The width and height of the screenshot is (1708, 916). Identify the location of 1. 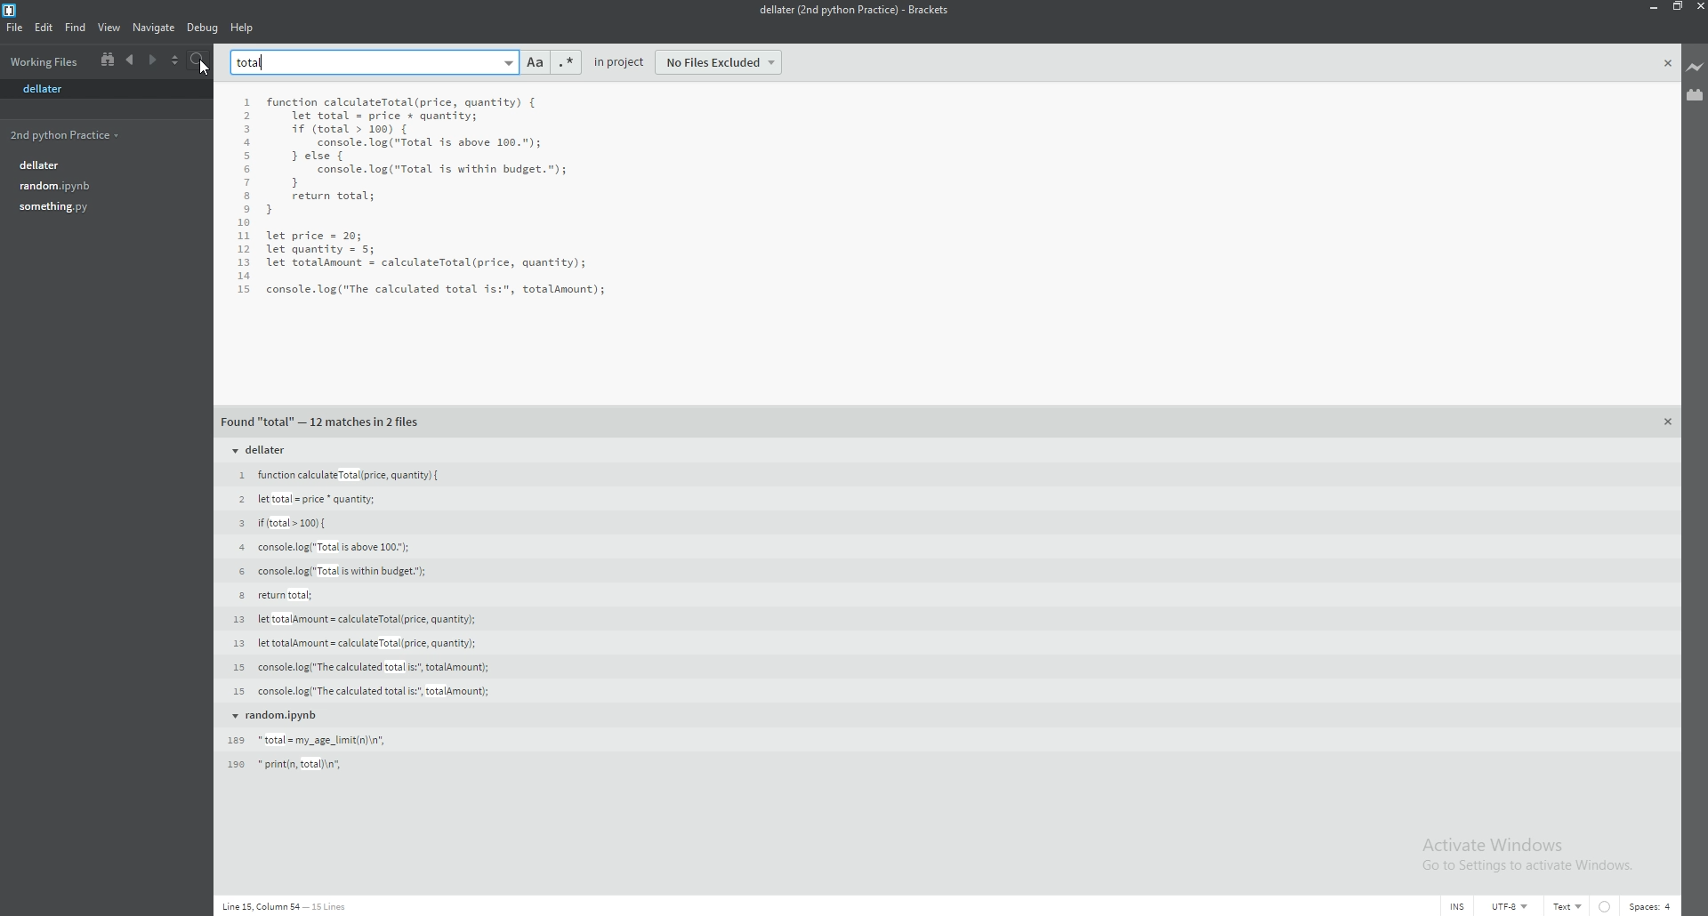
(249, 103).